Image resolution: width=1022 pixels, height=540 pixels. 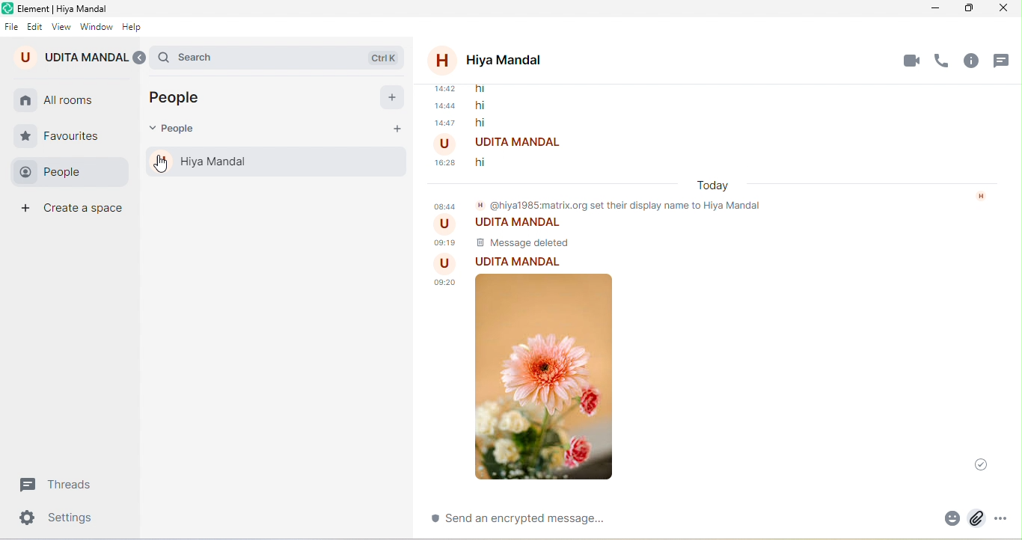 I want to click on Time, so click(x=445, y=206).